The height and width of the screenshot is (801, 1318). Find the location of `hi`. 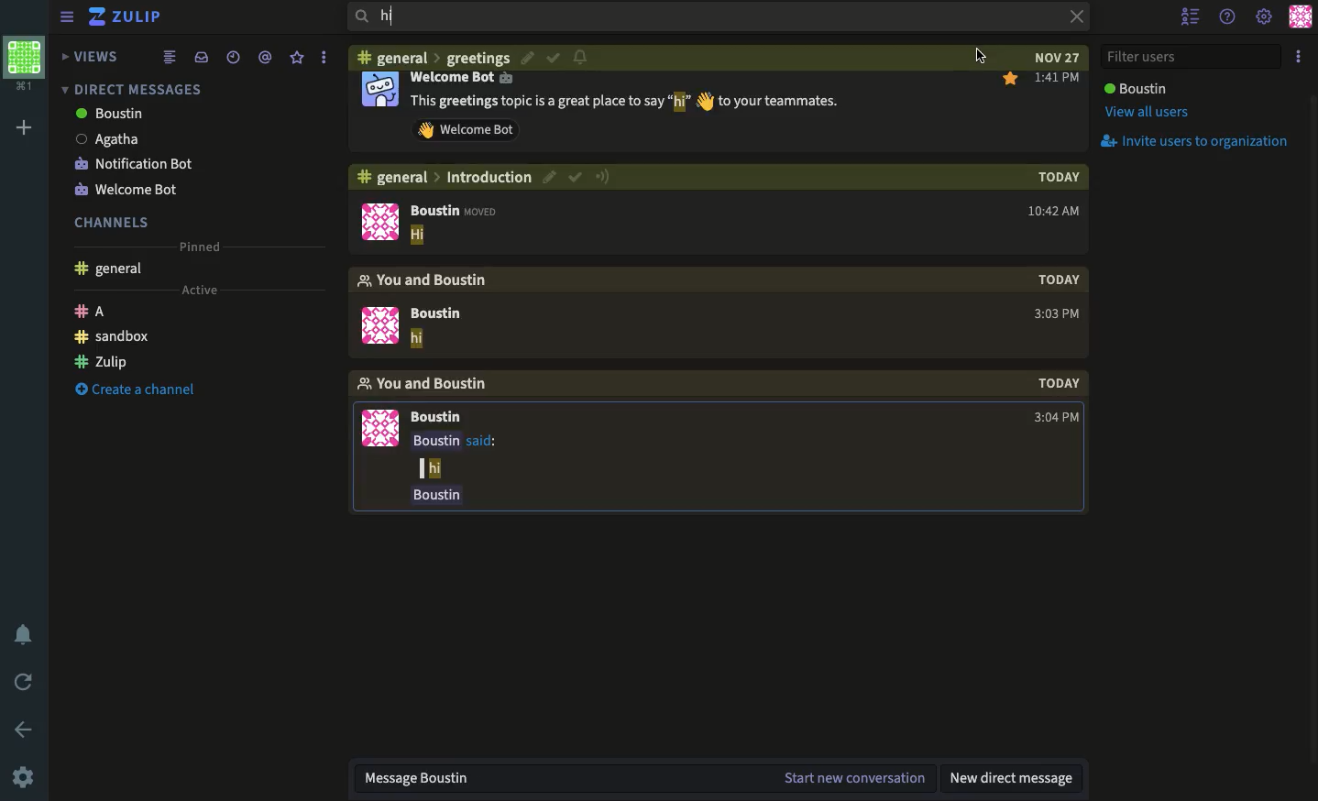

hi is located at coordinates (697, 16).